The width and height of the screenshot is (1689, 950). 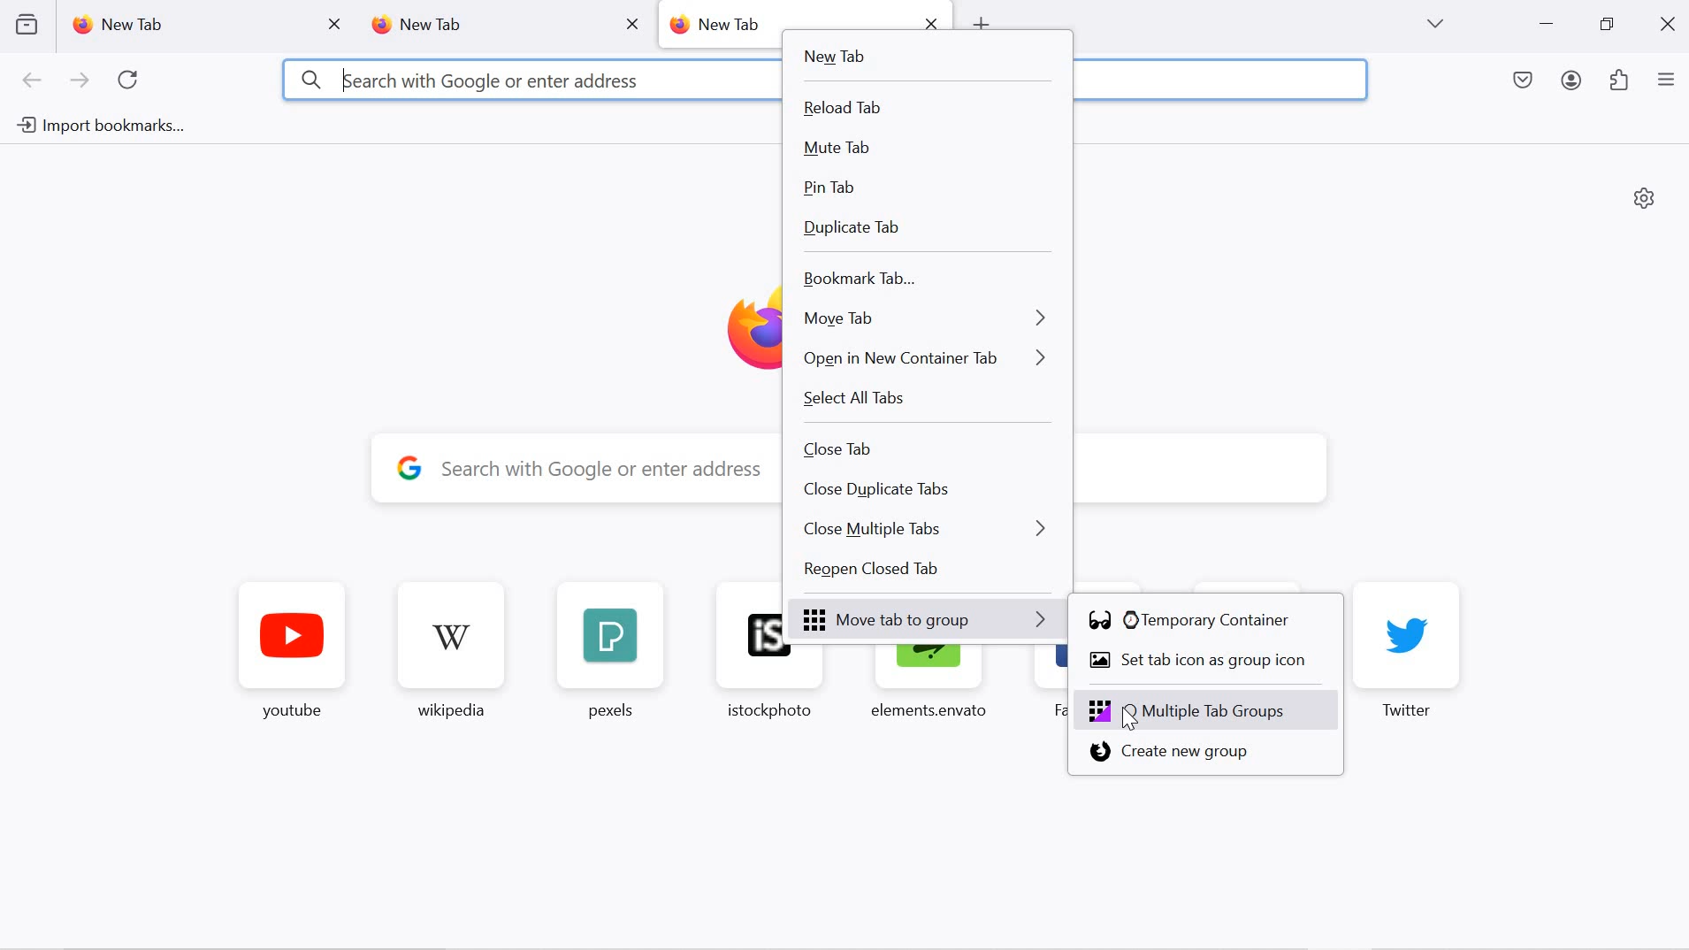 What do you see at coordinates (921, 108) in the screenshot?
I see `reload tab` at bounding box center [921, 108].